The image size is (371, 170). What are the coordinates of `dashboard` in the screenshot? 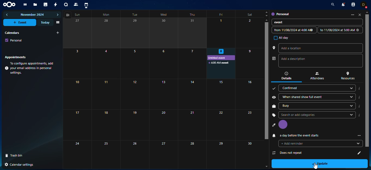 It's located at (24, 5).